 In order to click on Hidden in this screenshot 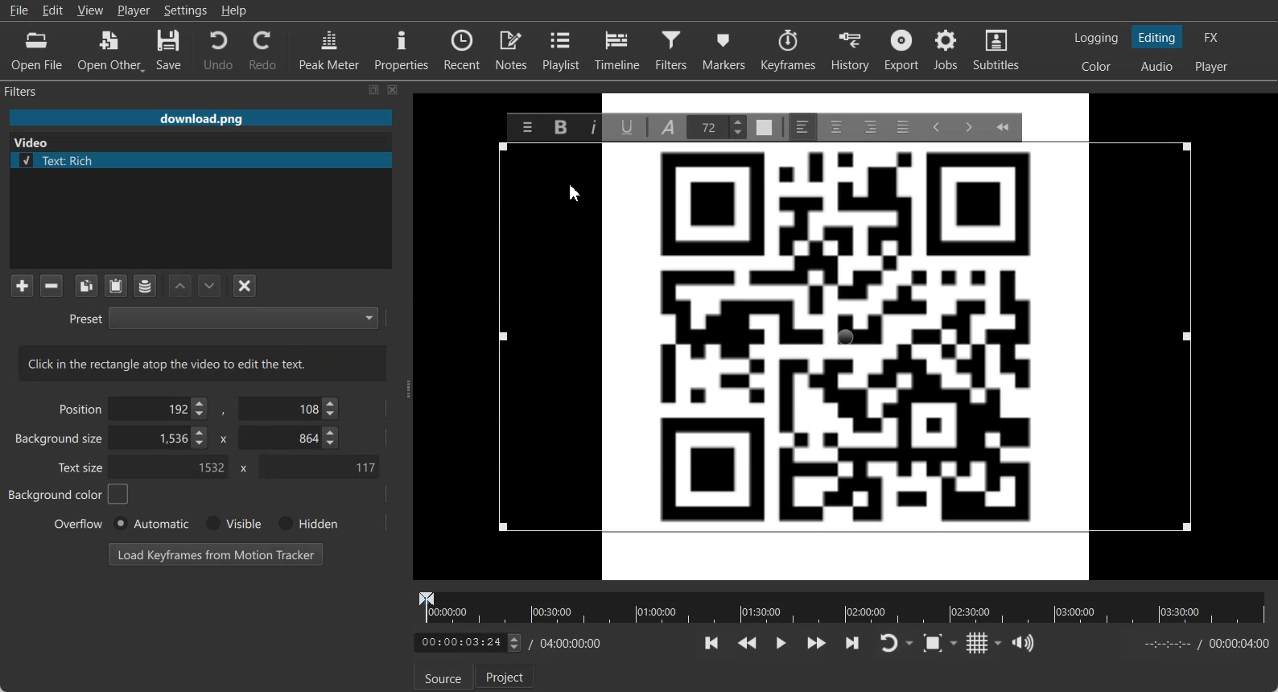, I will do `click(305, 523)`.